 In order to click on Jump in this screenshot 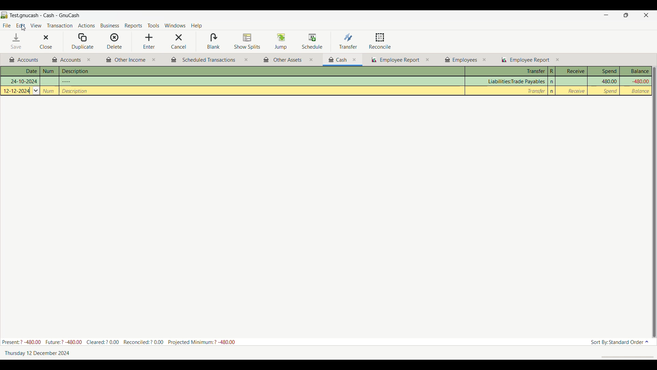, I will do `click(282, 41)`.